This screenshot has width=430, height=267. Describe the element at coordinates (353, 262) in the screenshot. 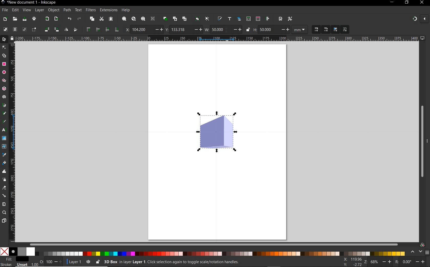

I see `cursor coordinates` at that location.